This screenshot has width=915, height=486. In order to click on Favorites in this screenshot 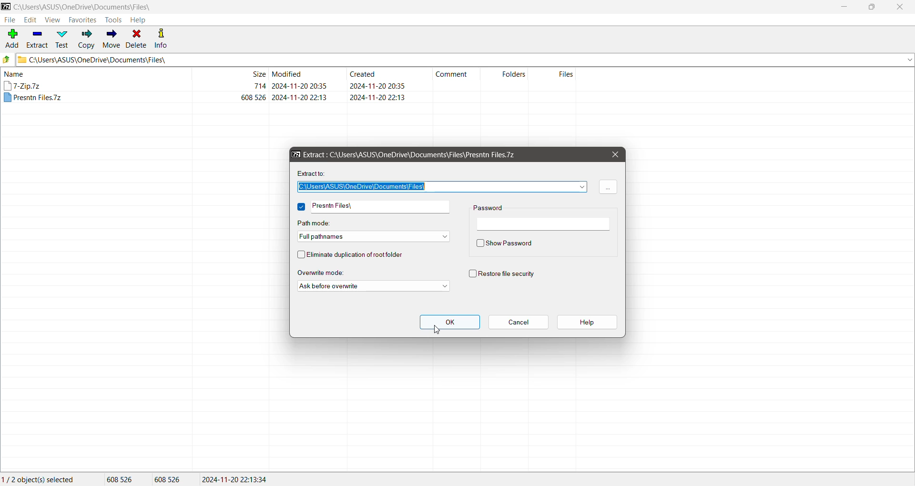, I will do `click(83, 20)`.